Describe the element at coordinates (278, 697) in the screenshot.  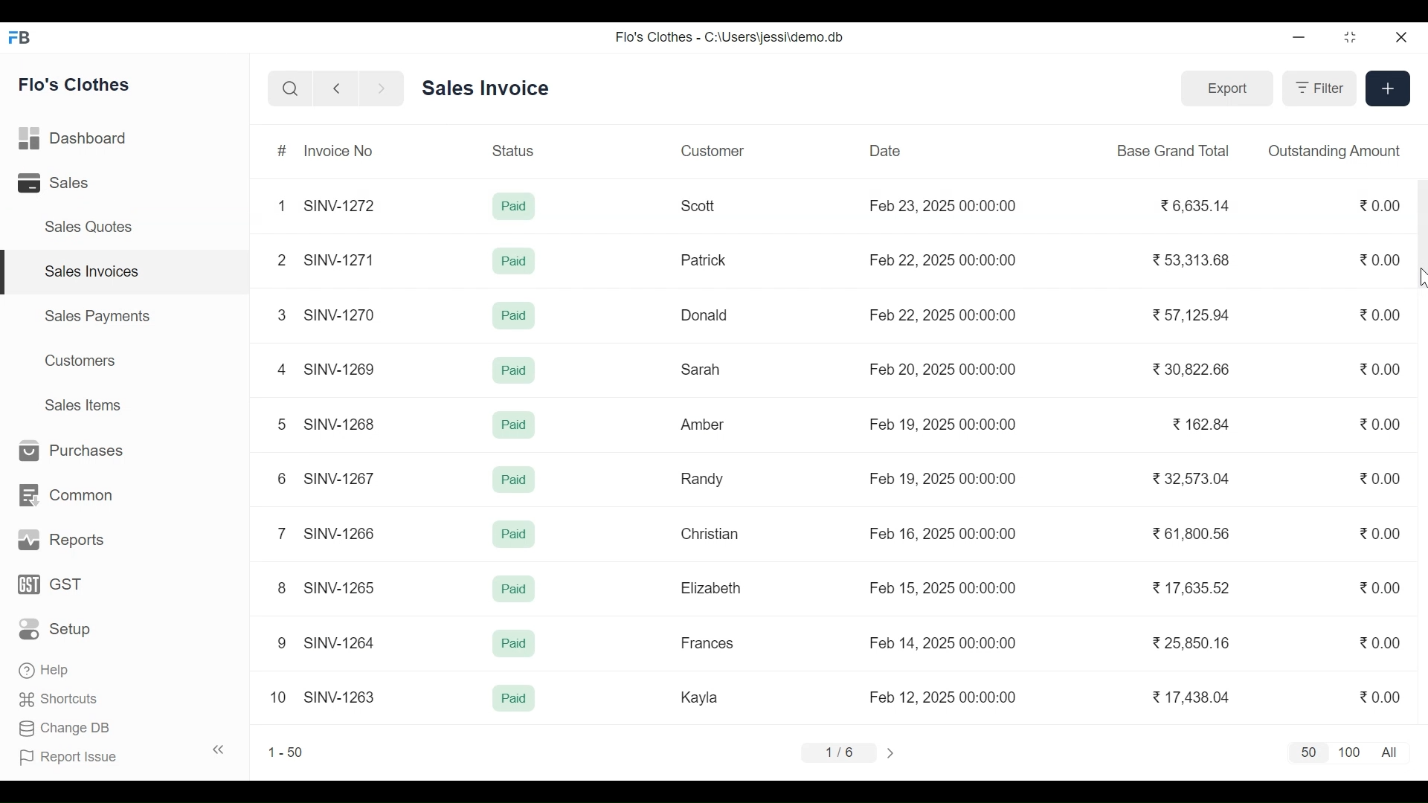
I see `10` at that location.